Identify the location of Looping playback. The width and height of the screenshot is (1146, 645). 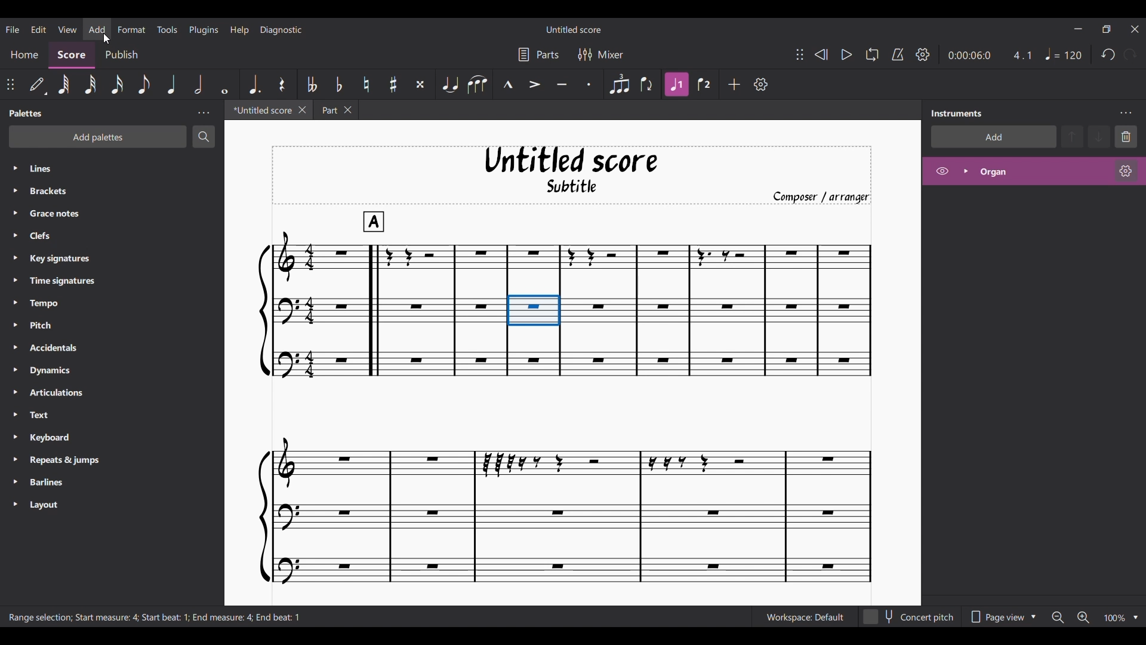
(871, 54).